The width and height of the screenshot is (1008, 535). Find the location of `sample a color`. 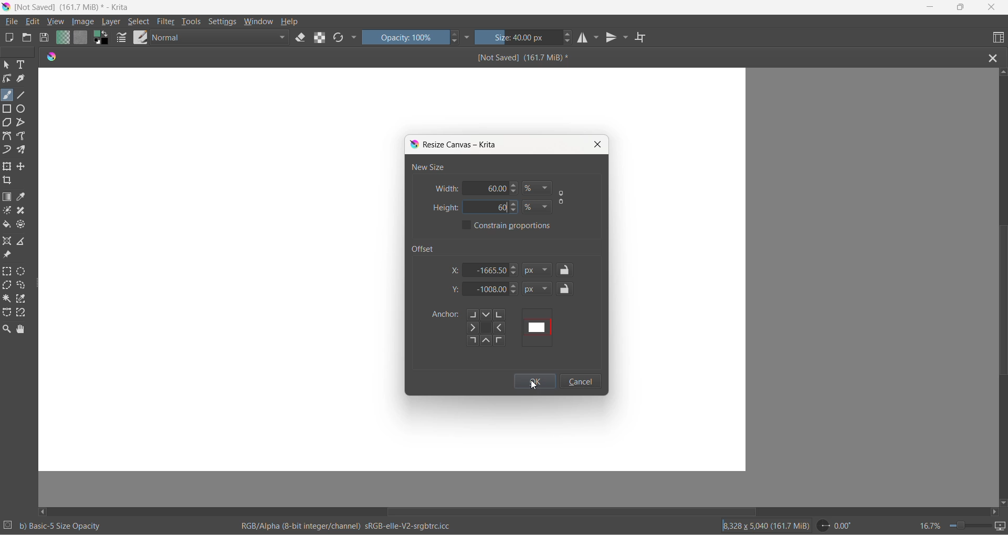

sample a color is located at coordinates (23, 198).